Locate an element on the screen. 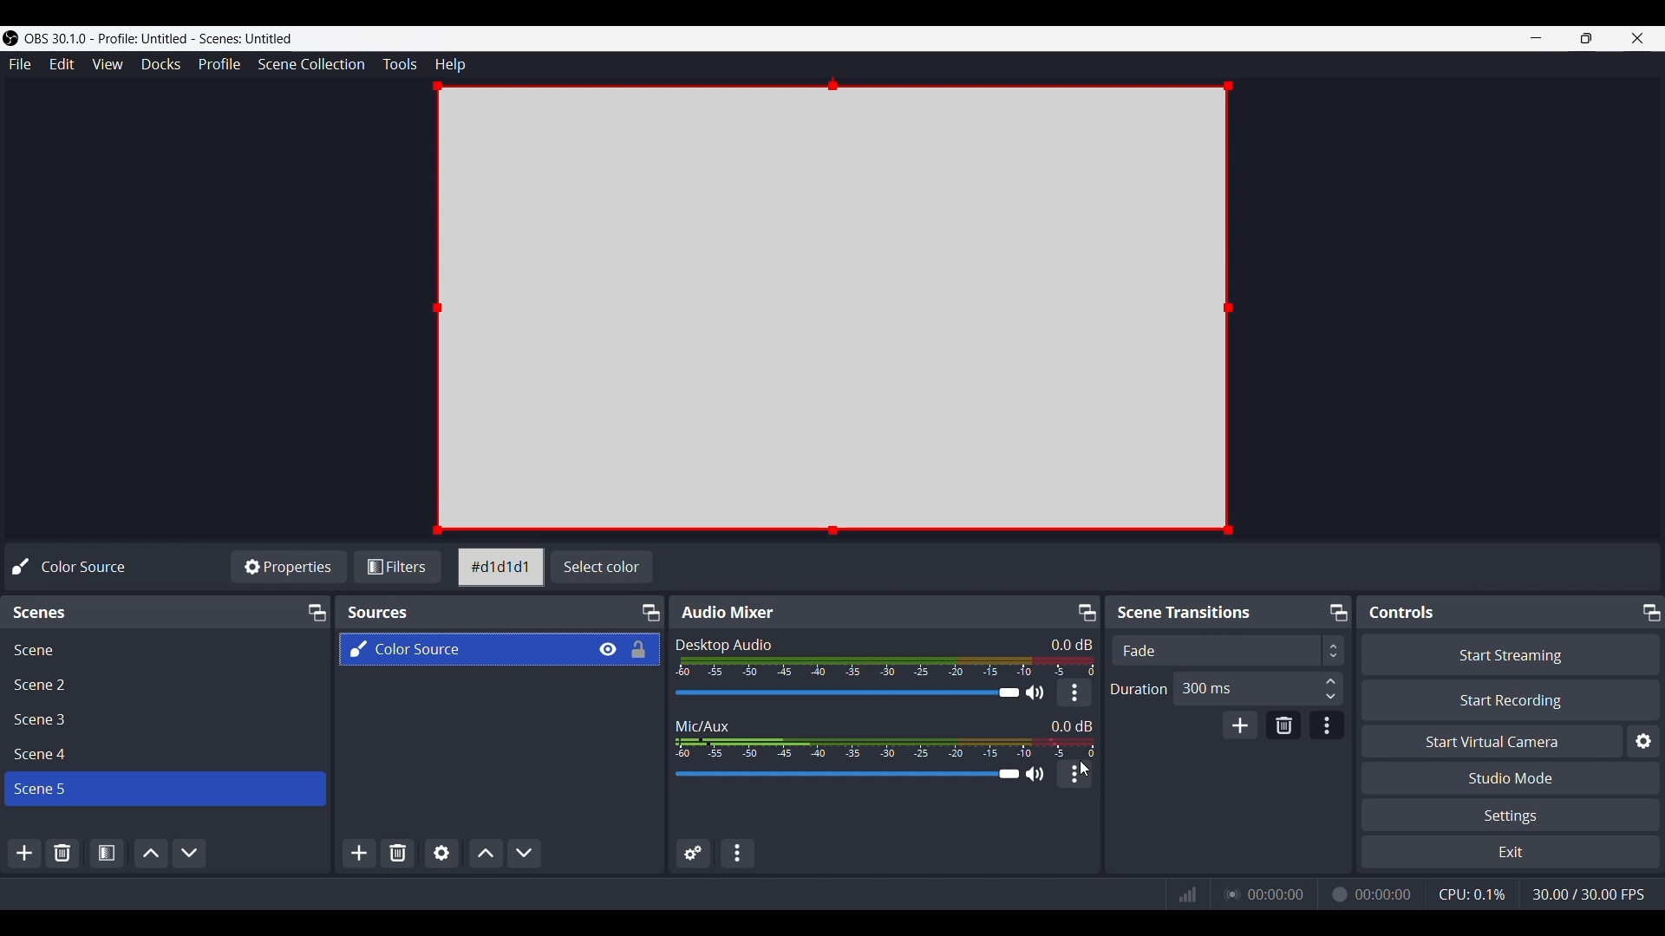 The height and width of the screenshot is (936, 1665). Scene File is located at coordinates (161, 720).